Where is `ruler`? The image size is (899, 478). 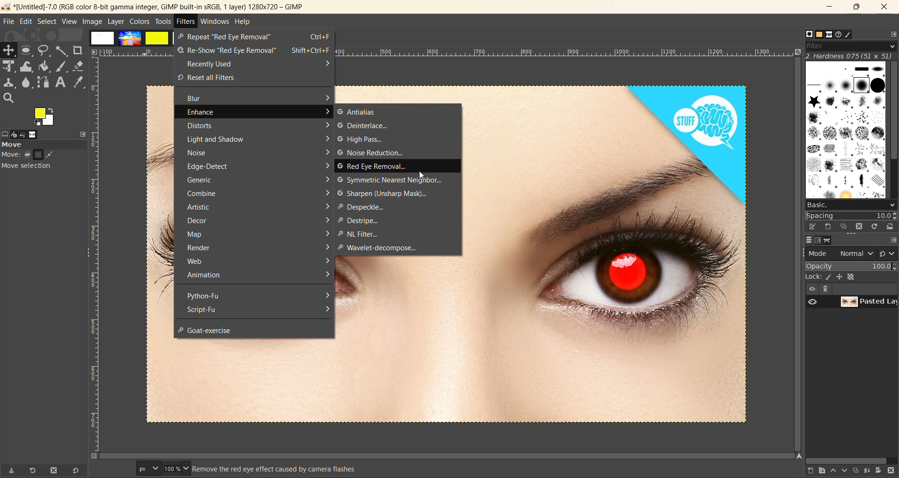 ruler is located at coordinates (569, 51).